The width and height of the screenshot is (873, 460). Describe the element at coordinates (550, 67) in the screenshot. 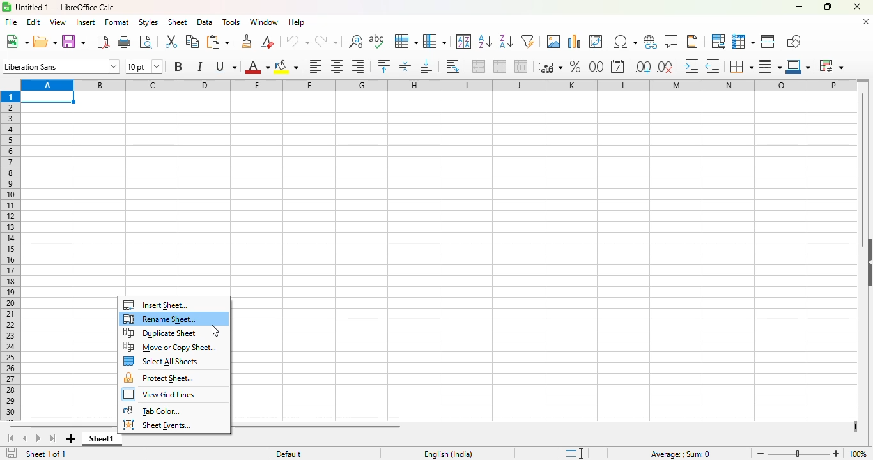

I see `format as currency` at that location.